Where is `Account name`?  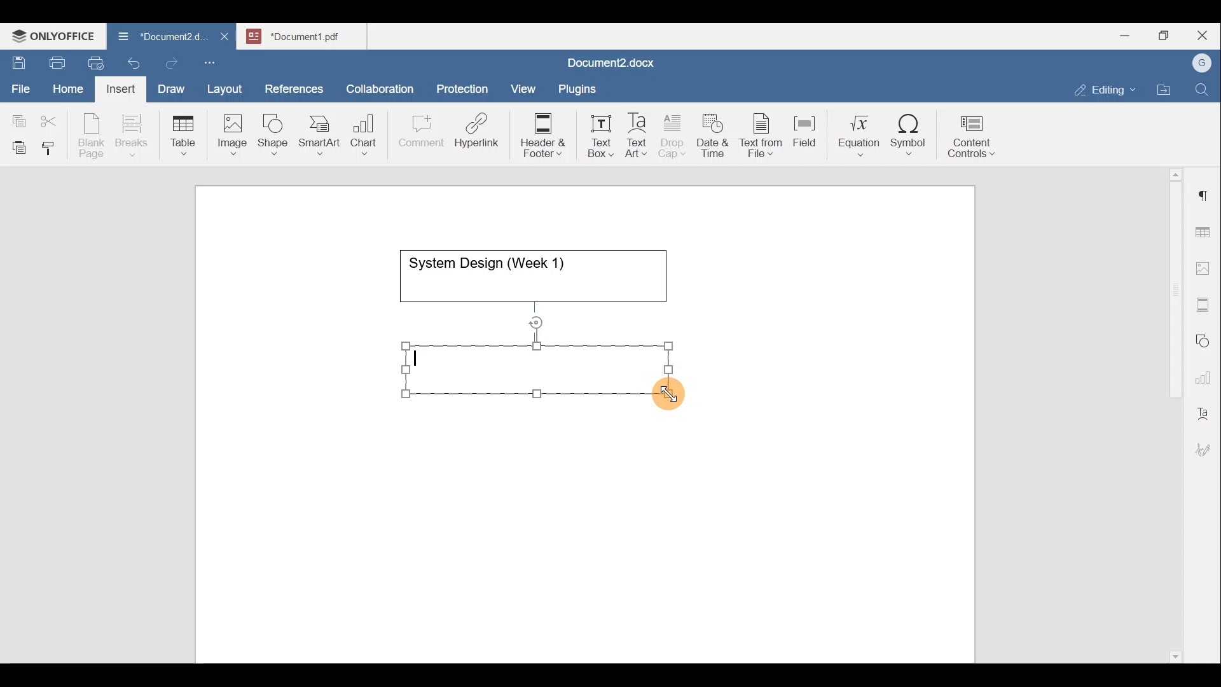 Account name is located at coordinates (1199, 64).